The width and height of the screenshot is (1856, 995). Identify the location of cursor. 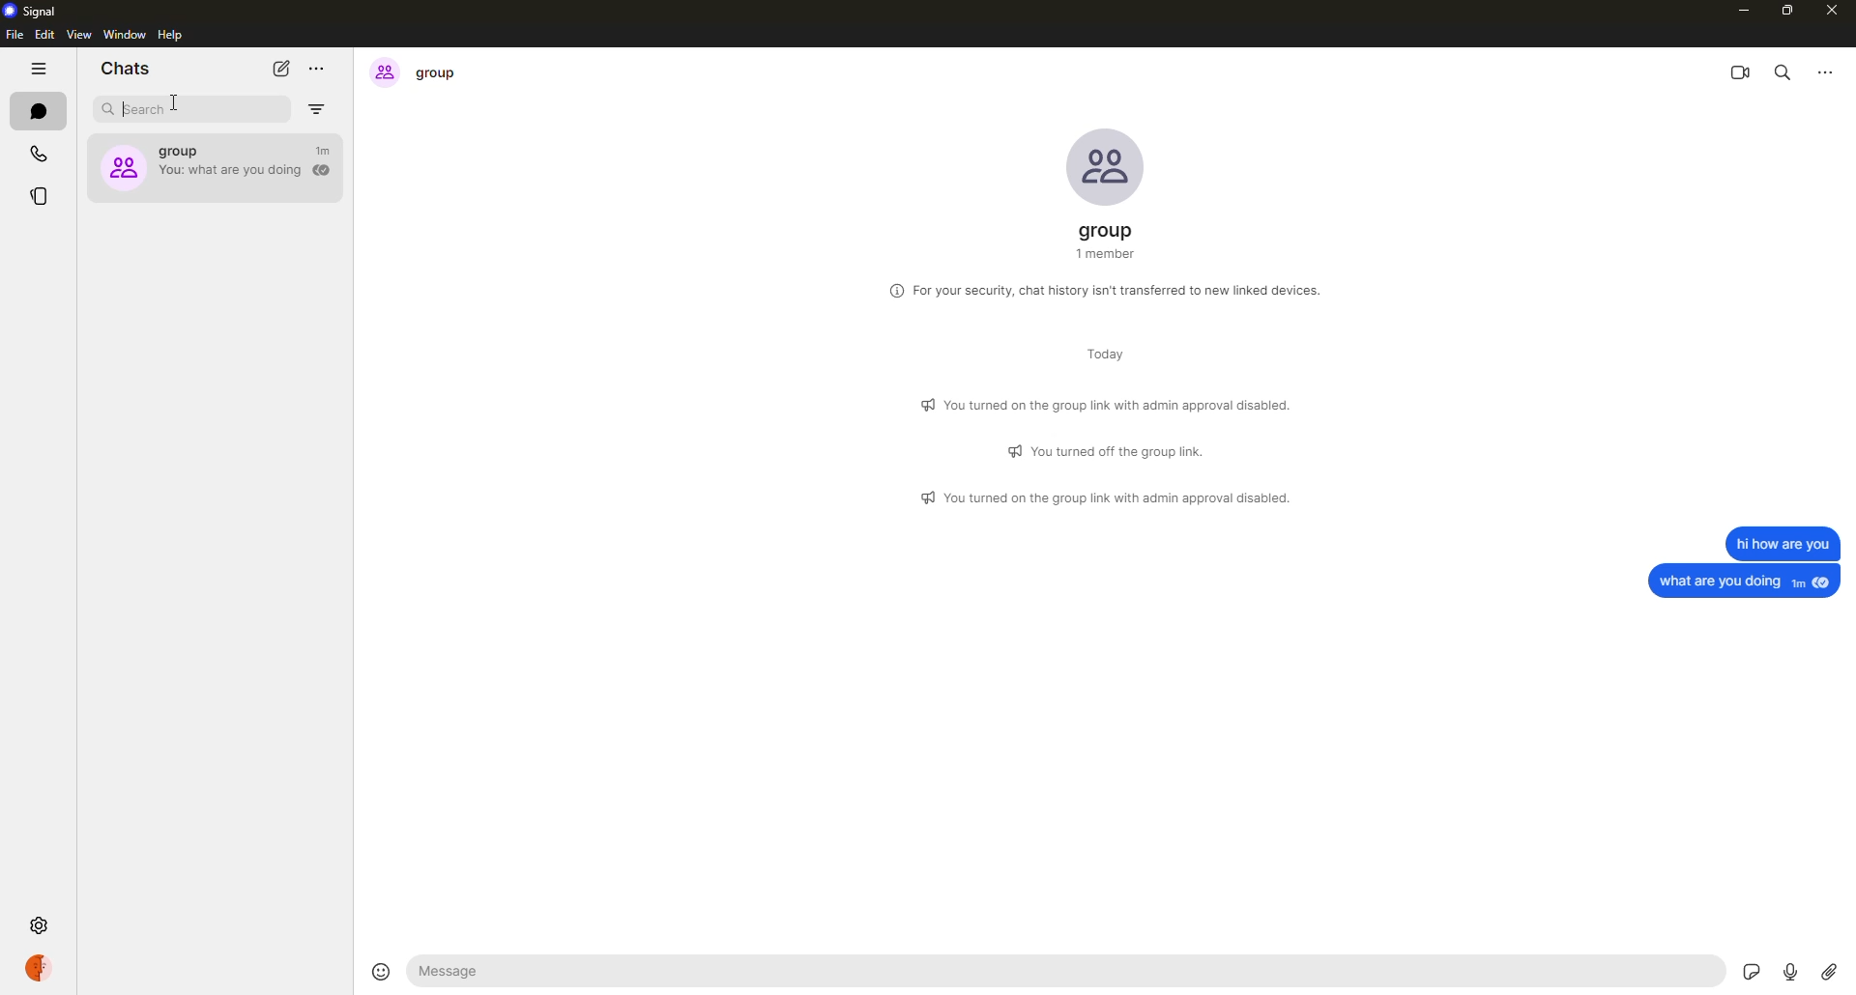
(180, 105).